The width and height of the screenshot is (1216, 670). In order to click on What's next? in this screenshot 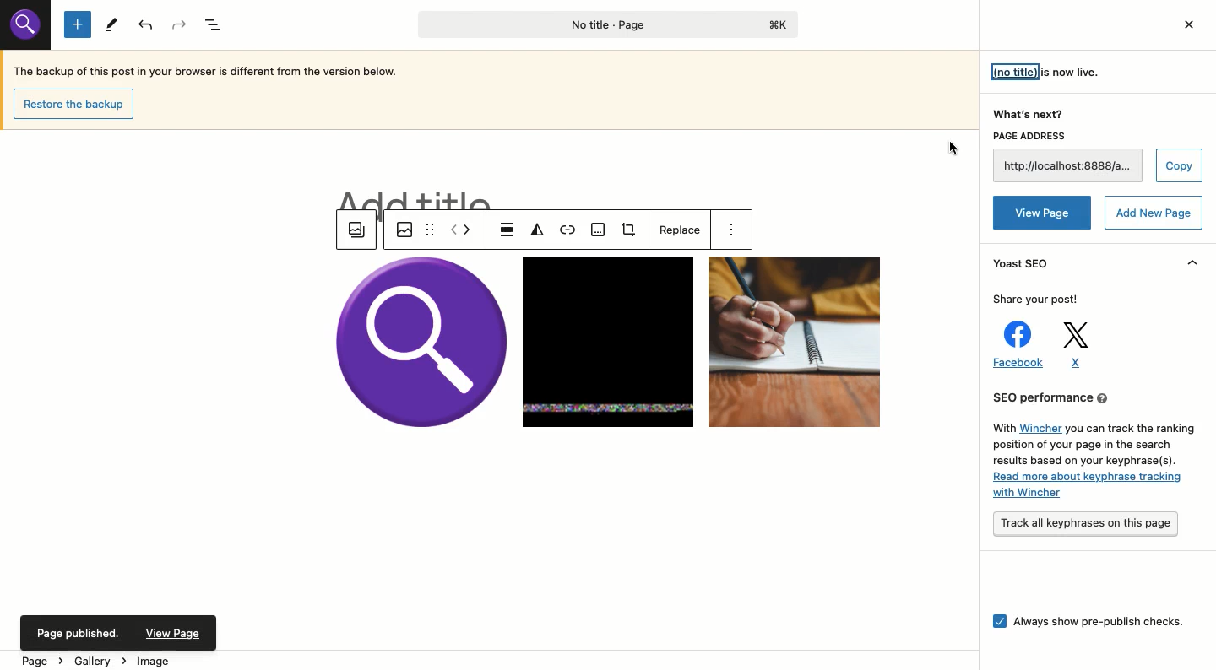, I will do `click(1029, 116)`.